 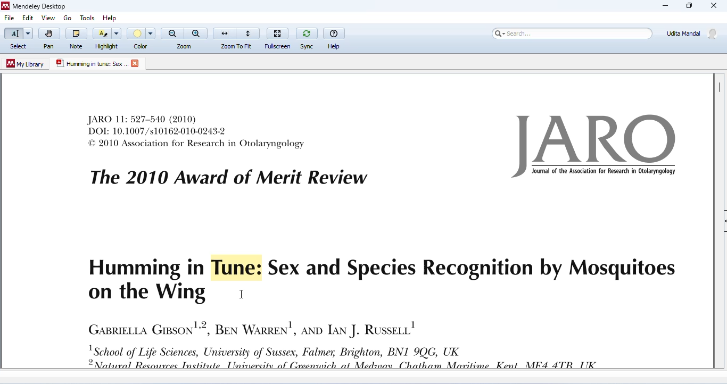 I want to click on vertical scroll bar, so click(x=718, y=87).